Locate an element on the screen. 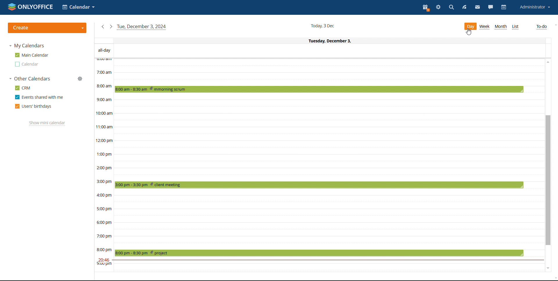 The width and height of the screenshot is (558, 281). main calendar is located at coordinates (31, 55).